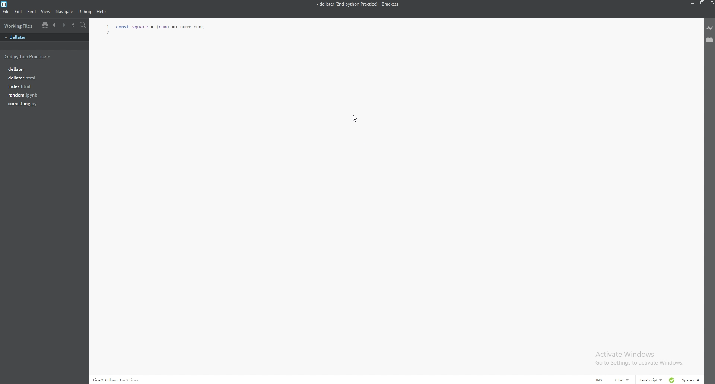 This screenshot has width=715, height=384. Describe the element at coordinates (19, 26) in the screenshot. I see `working files` at that location.